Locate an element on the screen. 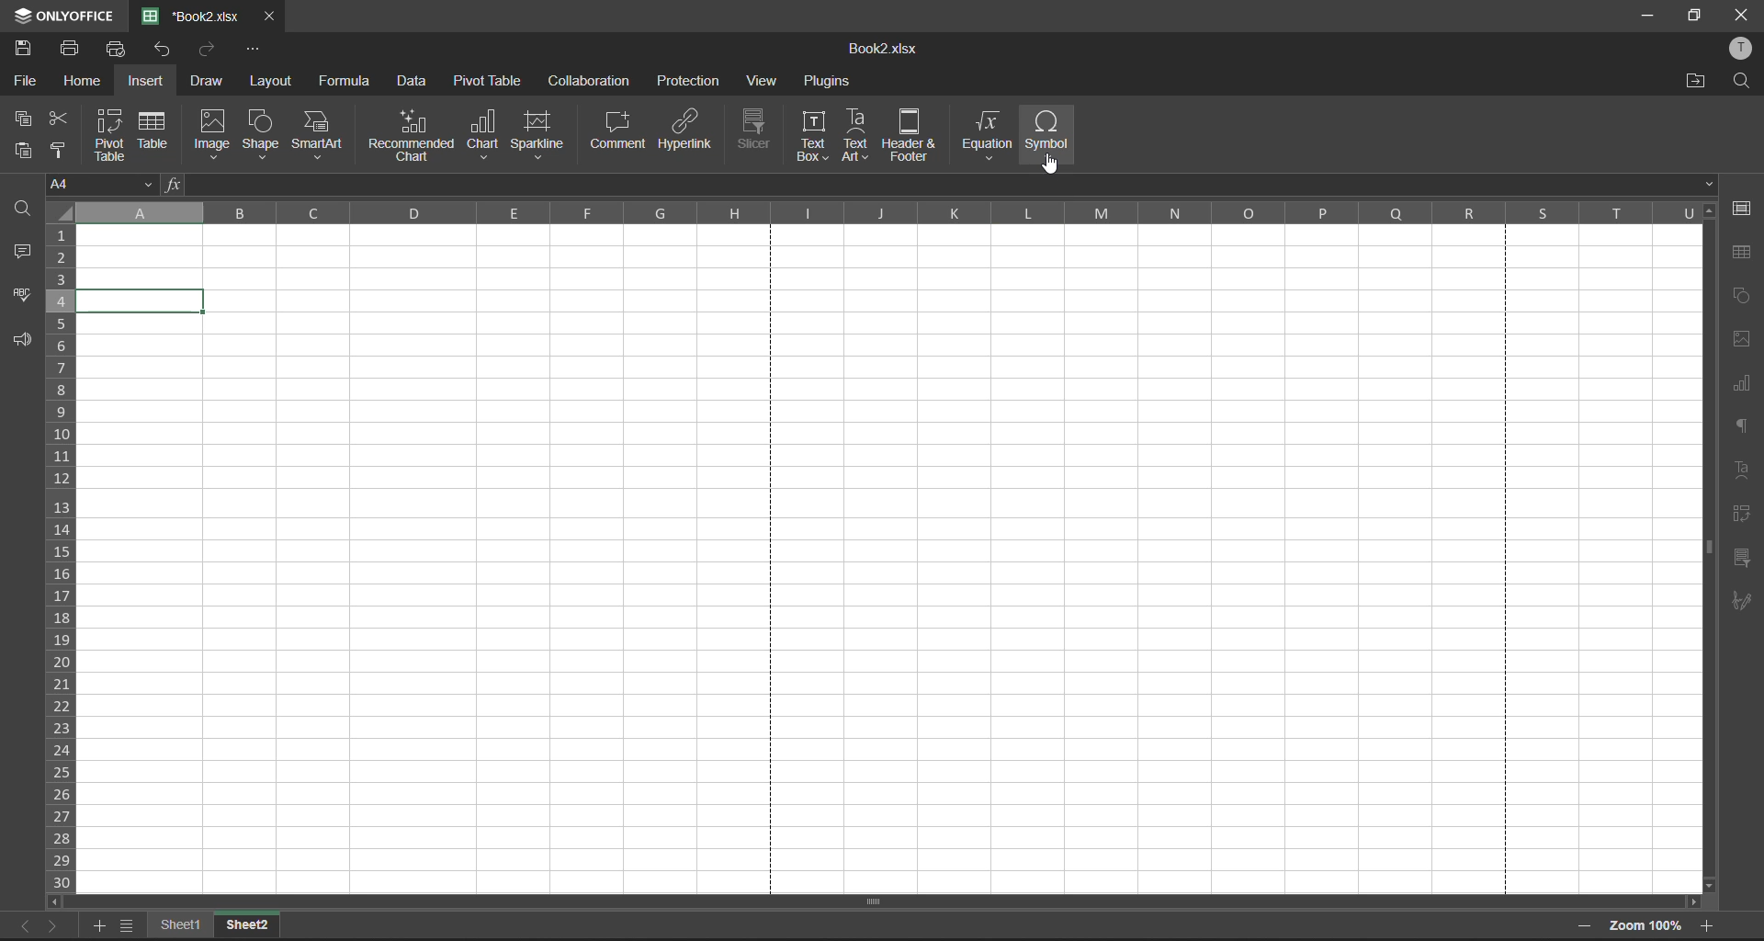 The width and height of the screenshot is (1764, 941). scroll left is located at coordinates (54, 902).